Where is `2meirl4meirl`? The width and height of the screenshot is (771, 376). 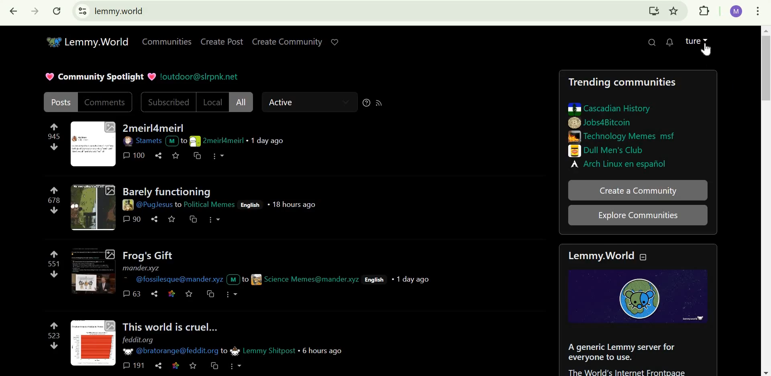 2meirl4meirl is located at coordinates (153, 128).